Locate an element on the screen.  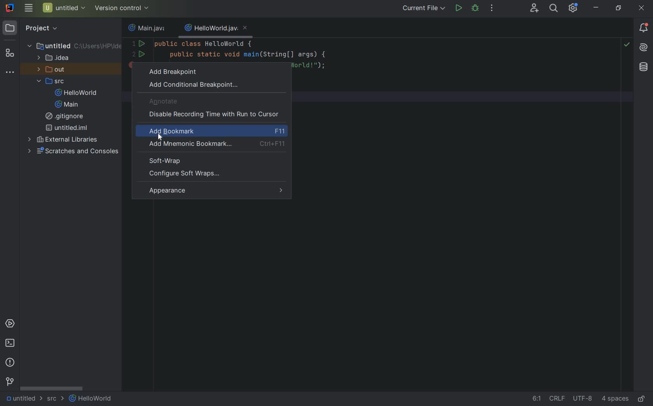
run is located at coordinates (458, 8).